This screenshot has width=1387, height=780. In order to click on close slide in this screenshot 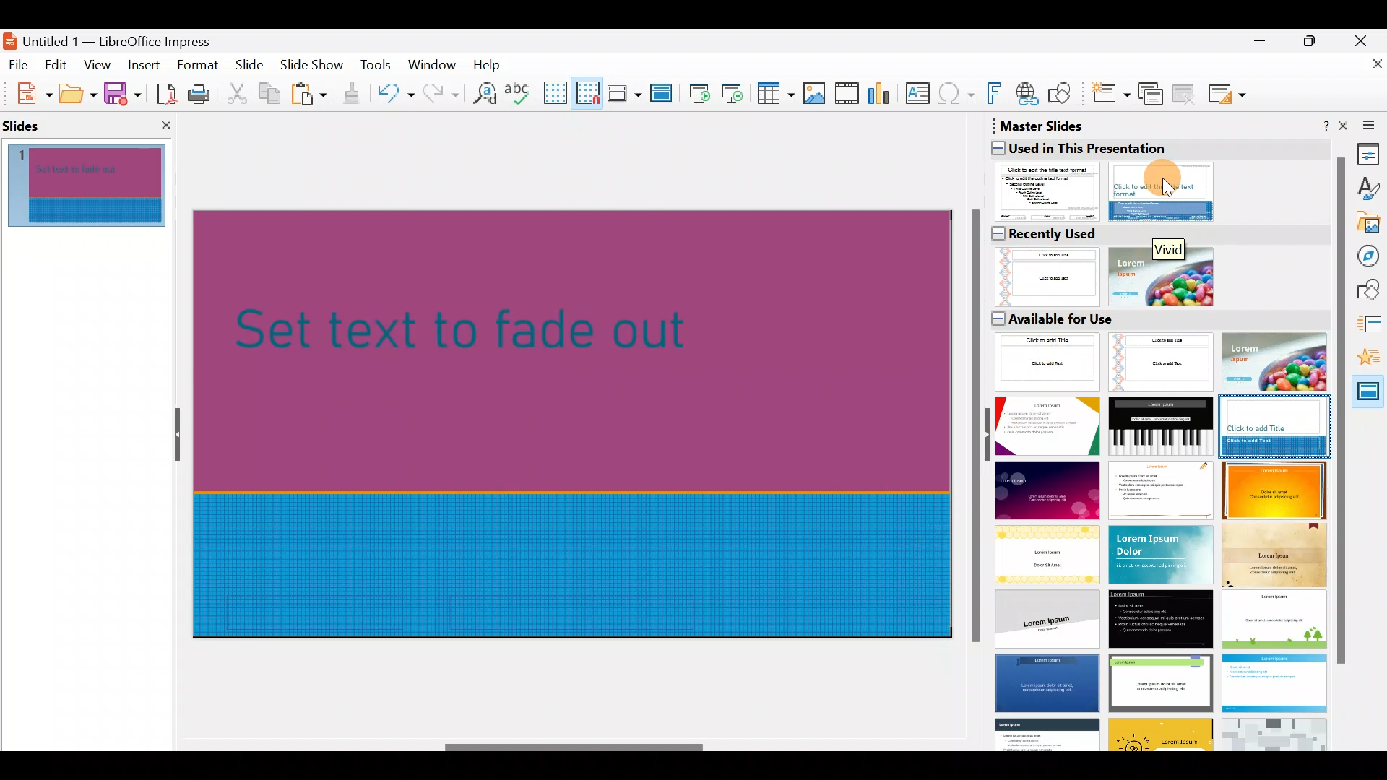, I will do `click(165, 124)`.